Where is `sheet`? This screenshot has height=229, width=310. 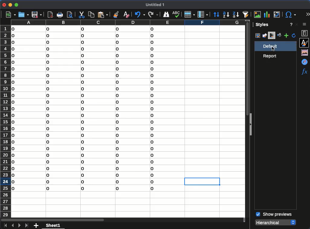 sheet is located at coordinates (54, 225).